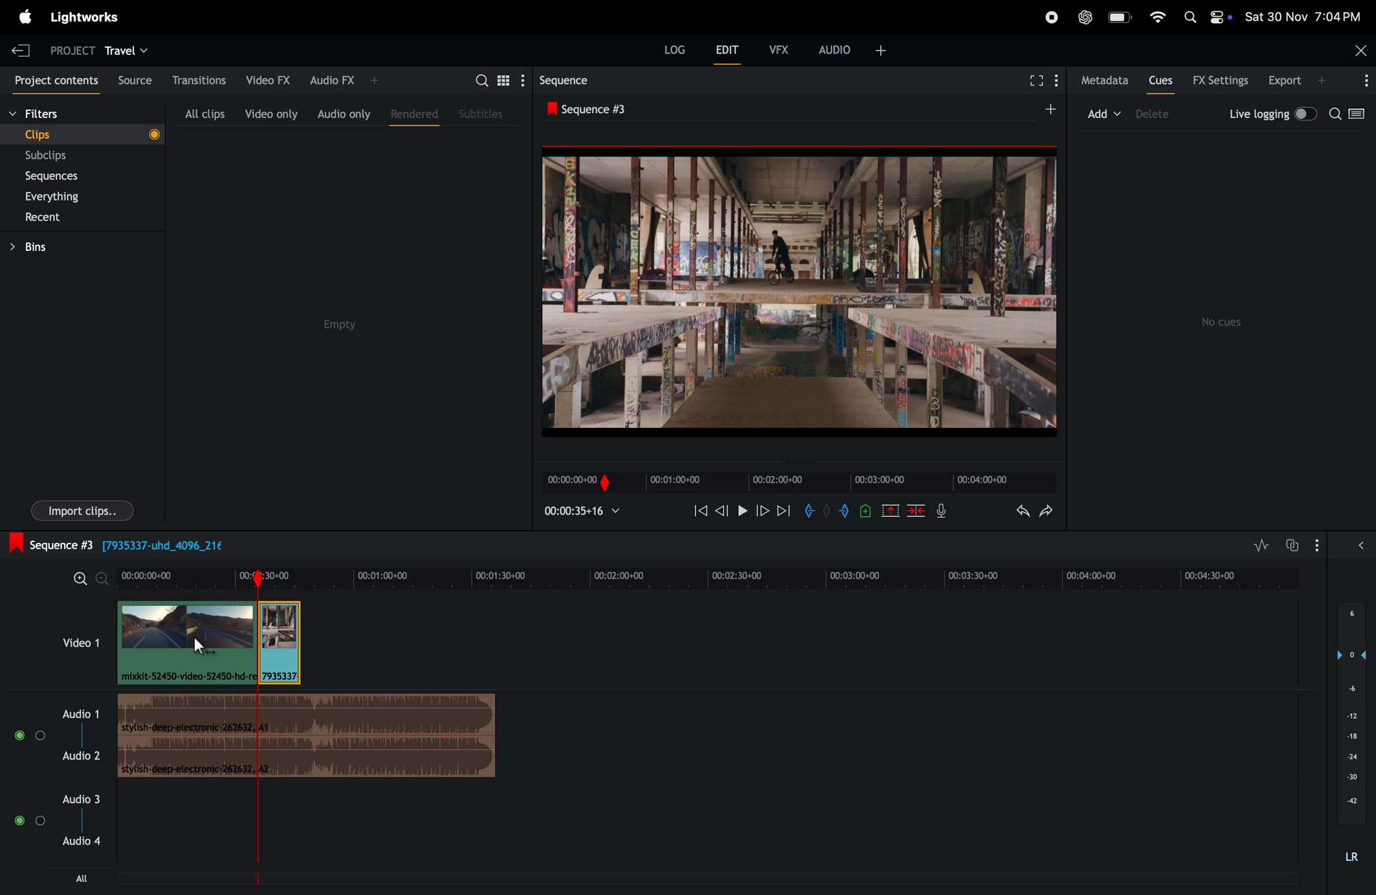 This screenshot has height=895, width=1376. What do you see at coordinates (741, 512) in the screenshot?
I see `play` at bounding box center [741, 512].